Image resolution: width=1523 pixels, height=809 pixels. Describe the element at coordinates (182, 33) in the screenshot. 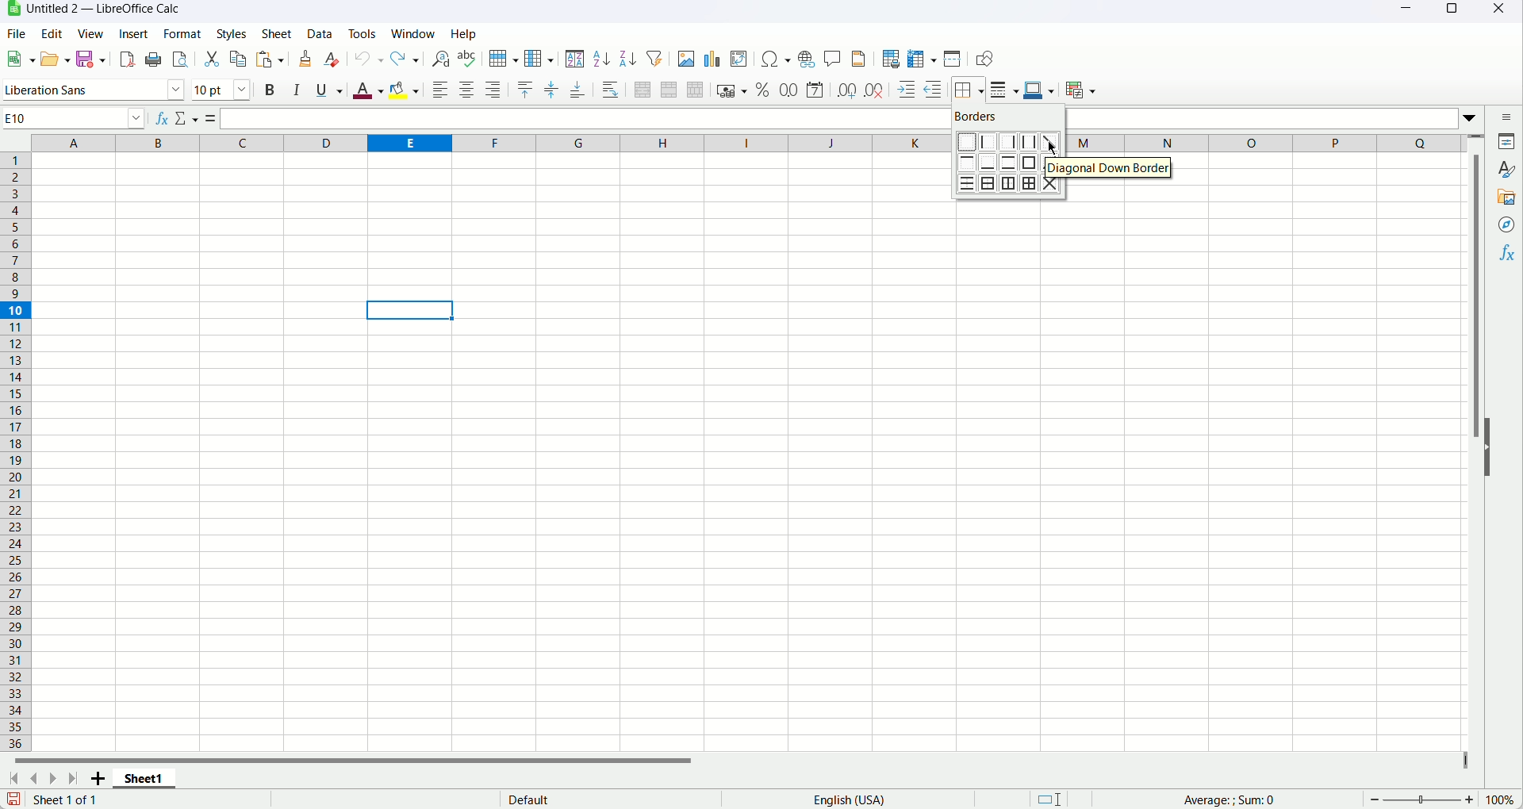

I see `Format` at that location.